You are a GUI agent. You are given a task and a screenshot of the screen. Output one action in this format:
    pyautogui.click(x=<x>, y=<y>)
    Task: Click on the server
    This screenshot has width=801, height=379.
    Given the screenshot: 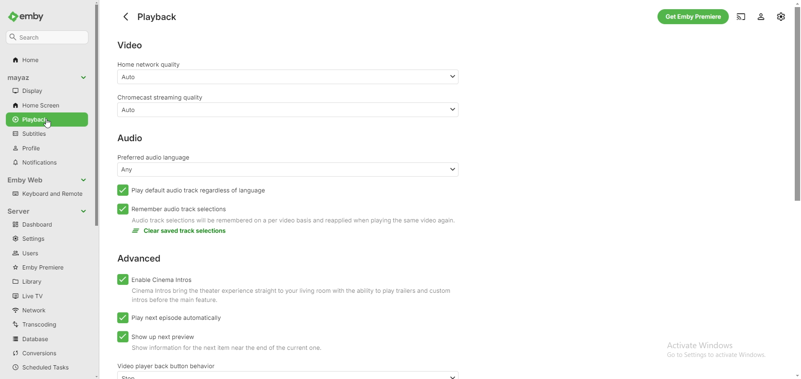 What is the action you would take?
    pyautogui.click(x=25, y=211)
    